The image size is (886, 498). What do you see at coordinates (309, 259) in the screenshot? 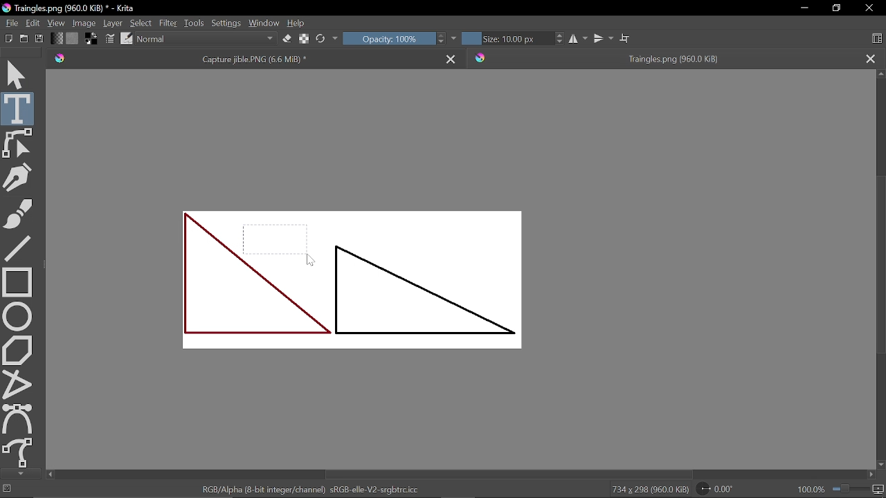
I see `Cursor` at bounding box center [309, 259].